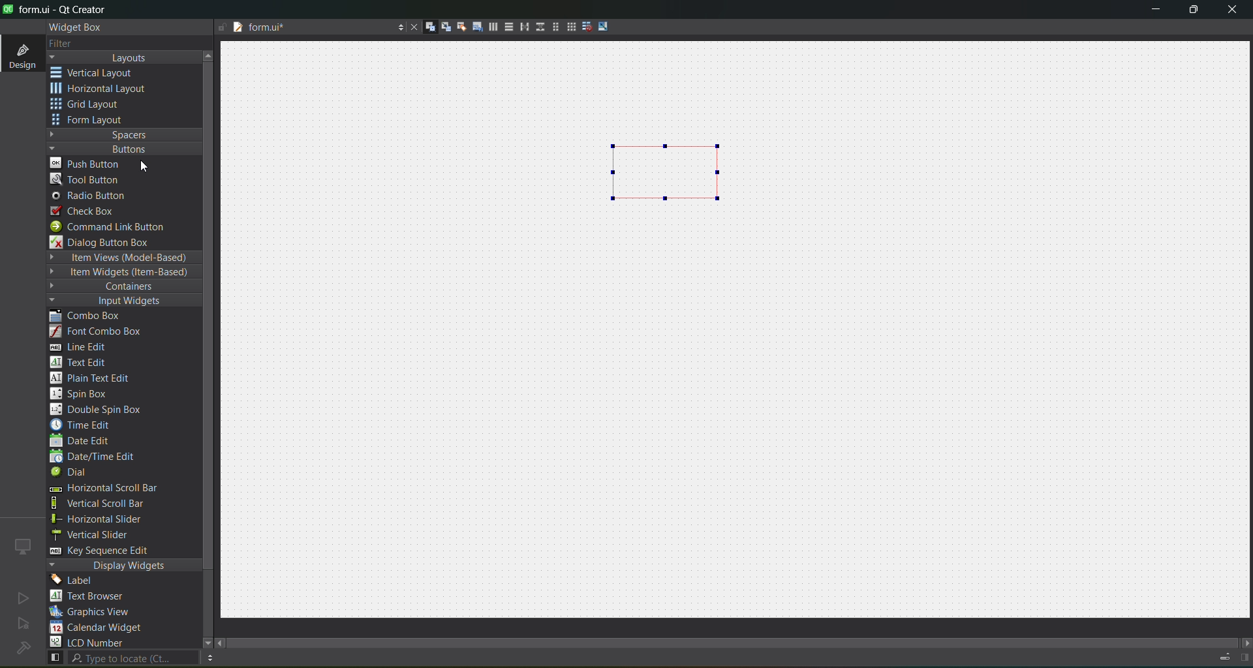 The width and height of the screenshot is (1253, 668). What do you see at coordinates (91, 120) in the screenshot?
I see `form` at bounding box center [91, 120].